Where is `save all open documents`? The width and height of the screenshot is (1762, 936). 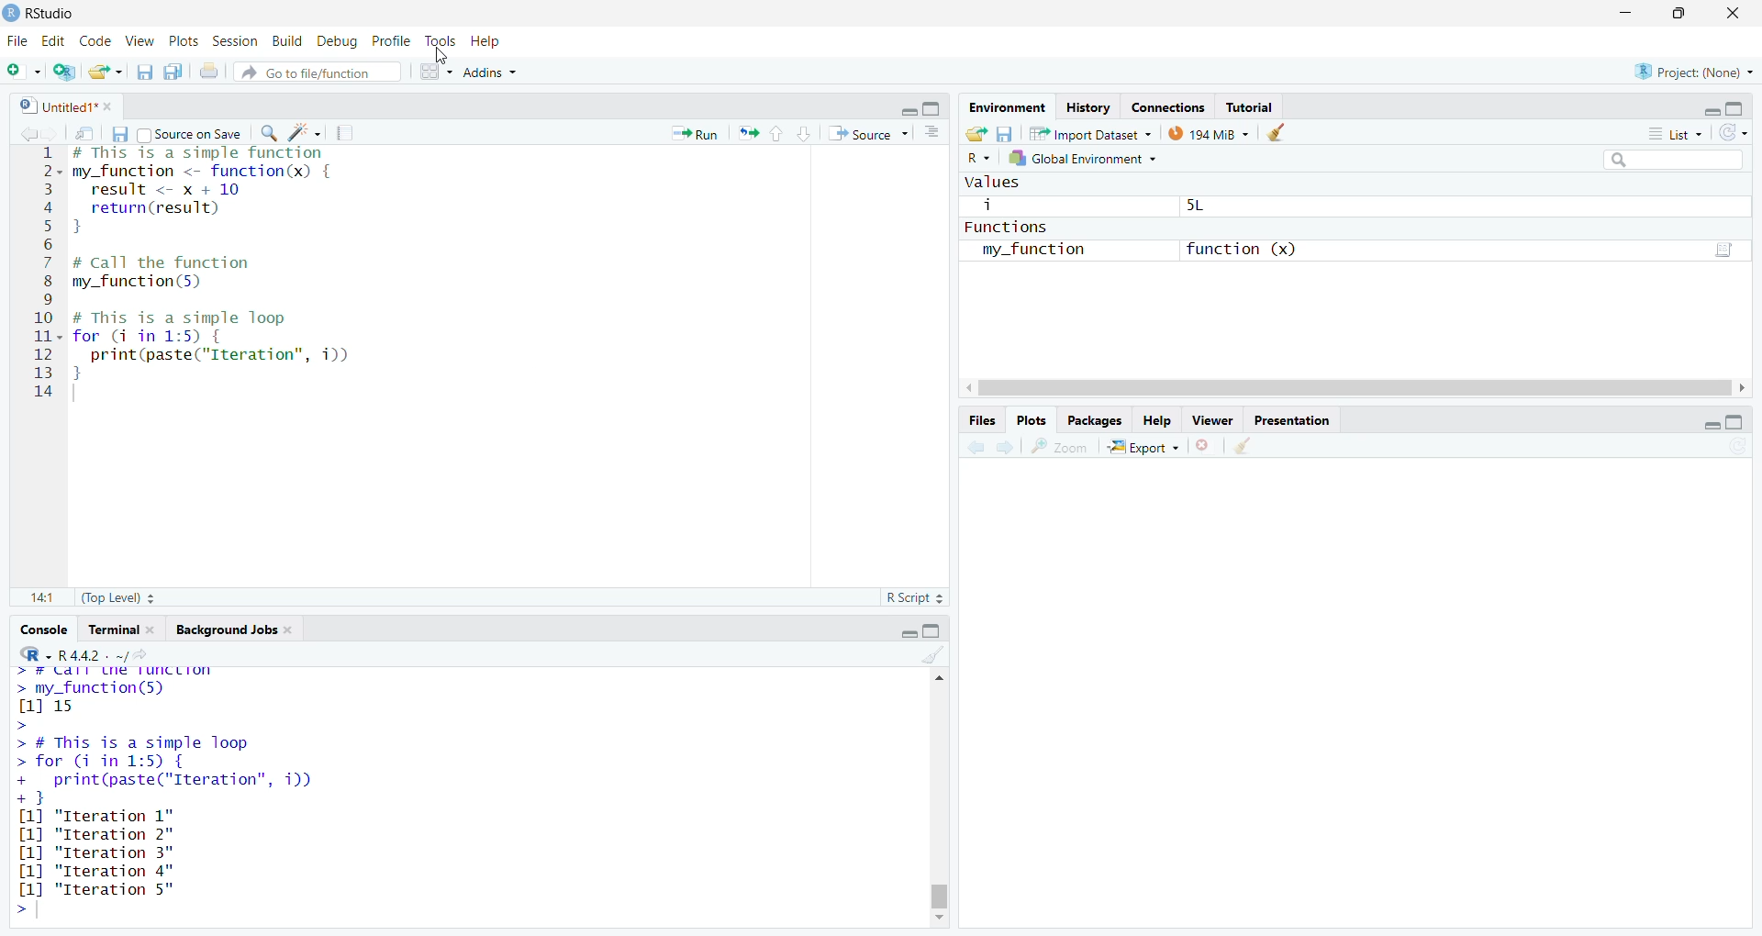 save all open documents is located at coordinates (173, 72).